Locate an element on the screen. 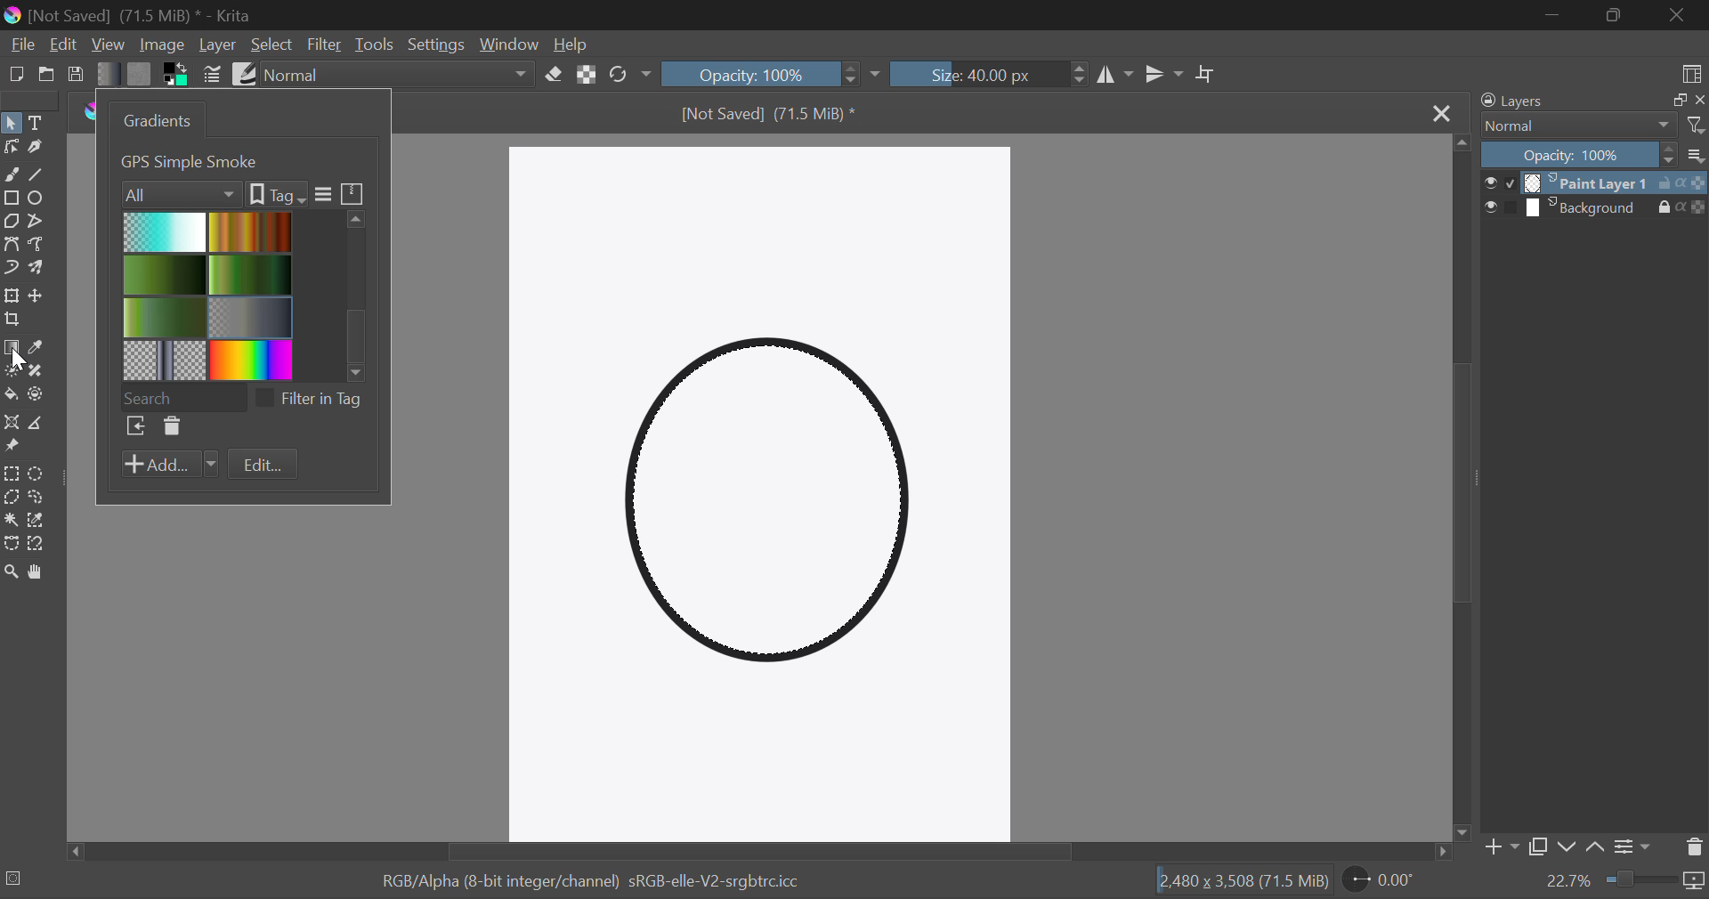 The image size is (1709, 899). File is located at coordinates (20, 45).